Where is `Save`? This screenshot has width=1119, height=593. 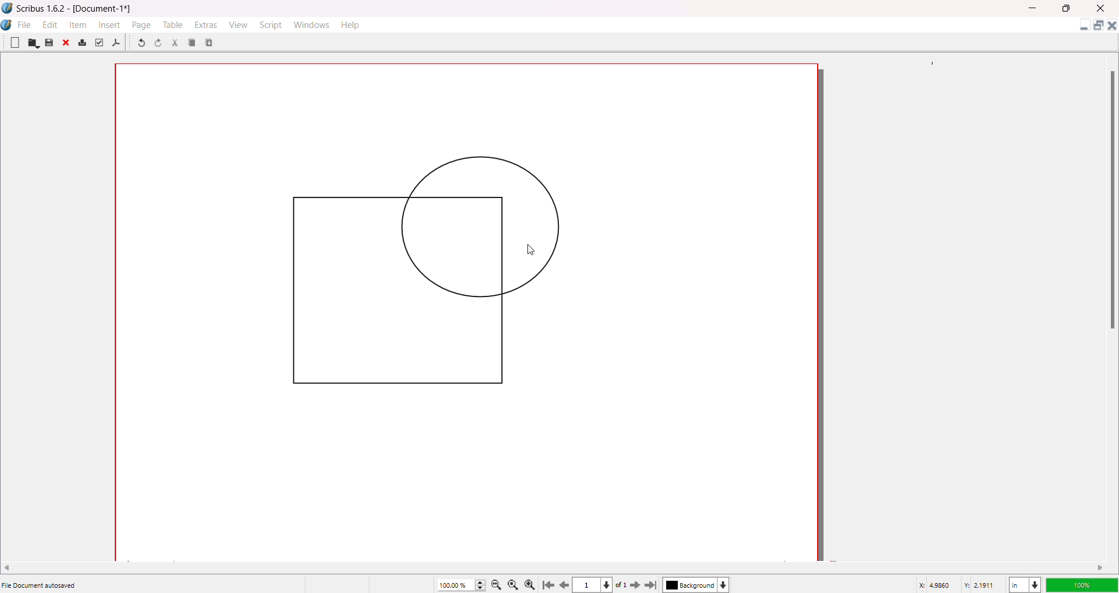 Save is located at coordinates (49, 43).